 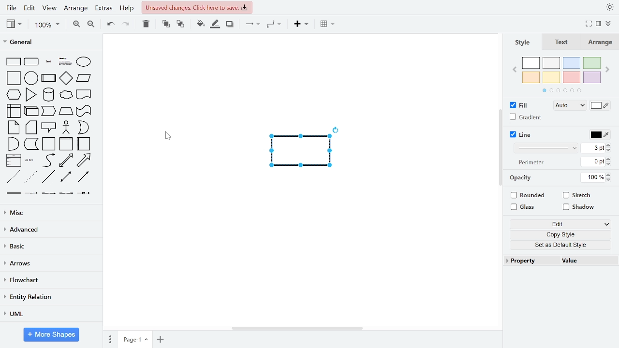 What do you see at coordinates (66, 78) in the screenshot?
I see `general shapes` at bounding box center [66, 78].